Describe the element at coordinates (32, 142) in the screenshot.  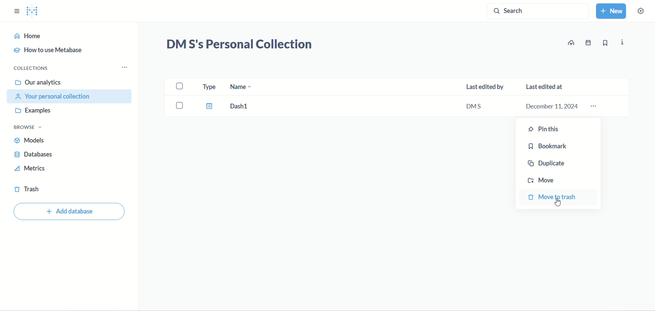
I see `models` at that location.